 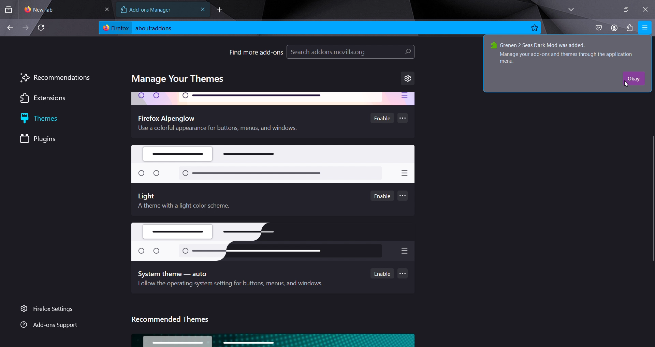 I want to click on bookmark page, so click(x=535, y=28).